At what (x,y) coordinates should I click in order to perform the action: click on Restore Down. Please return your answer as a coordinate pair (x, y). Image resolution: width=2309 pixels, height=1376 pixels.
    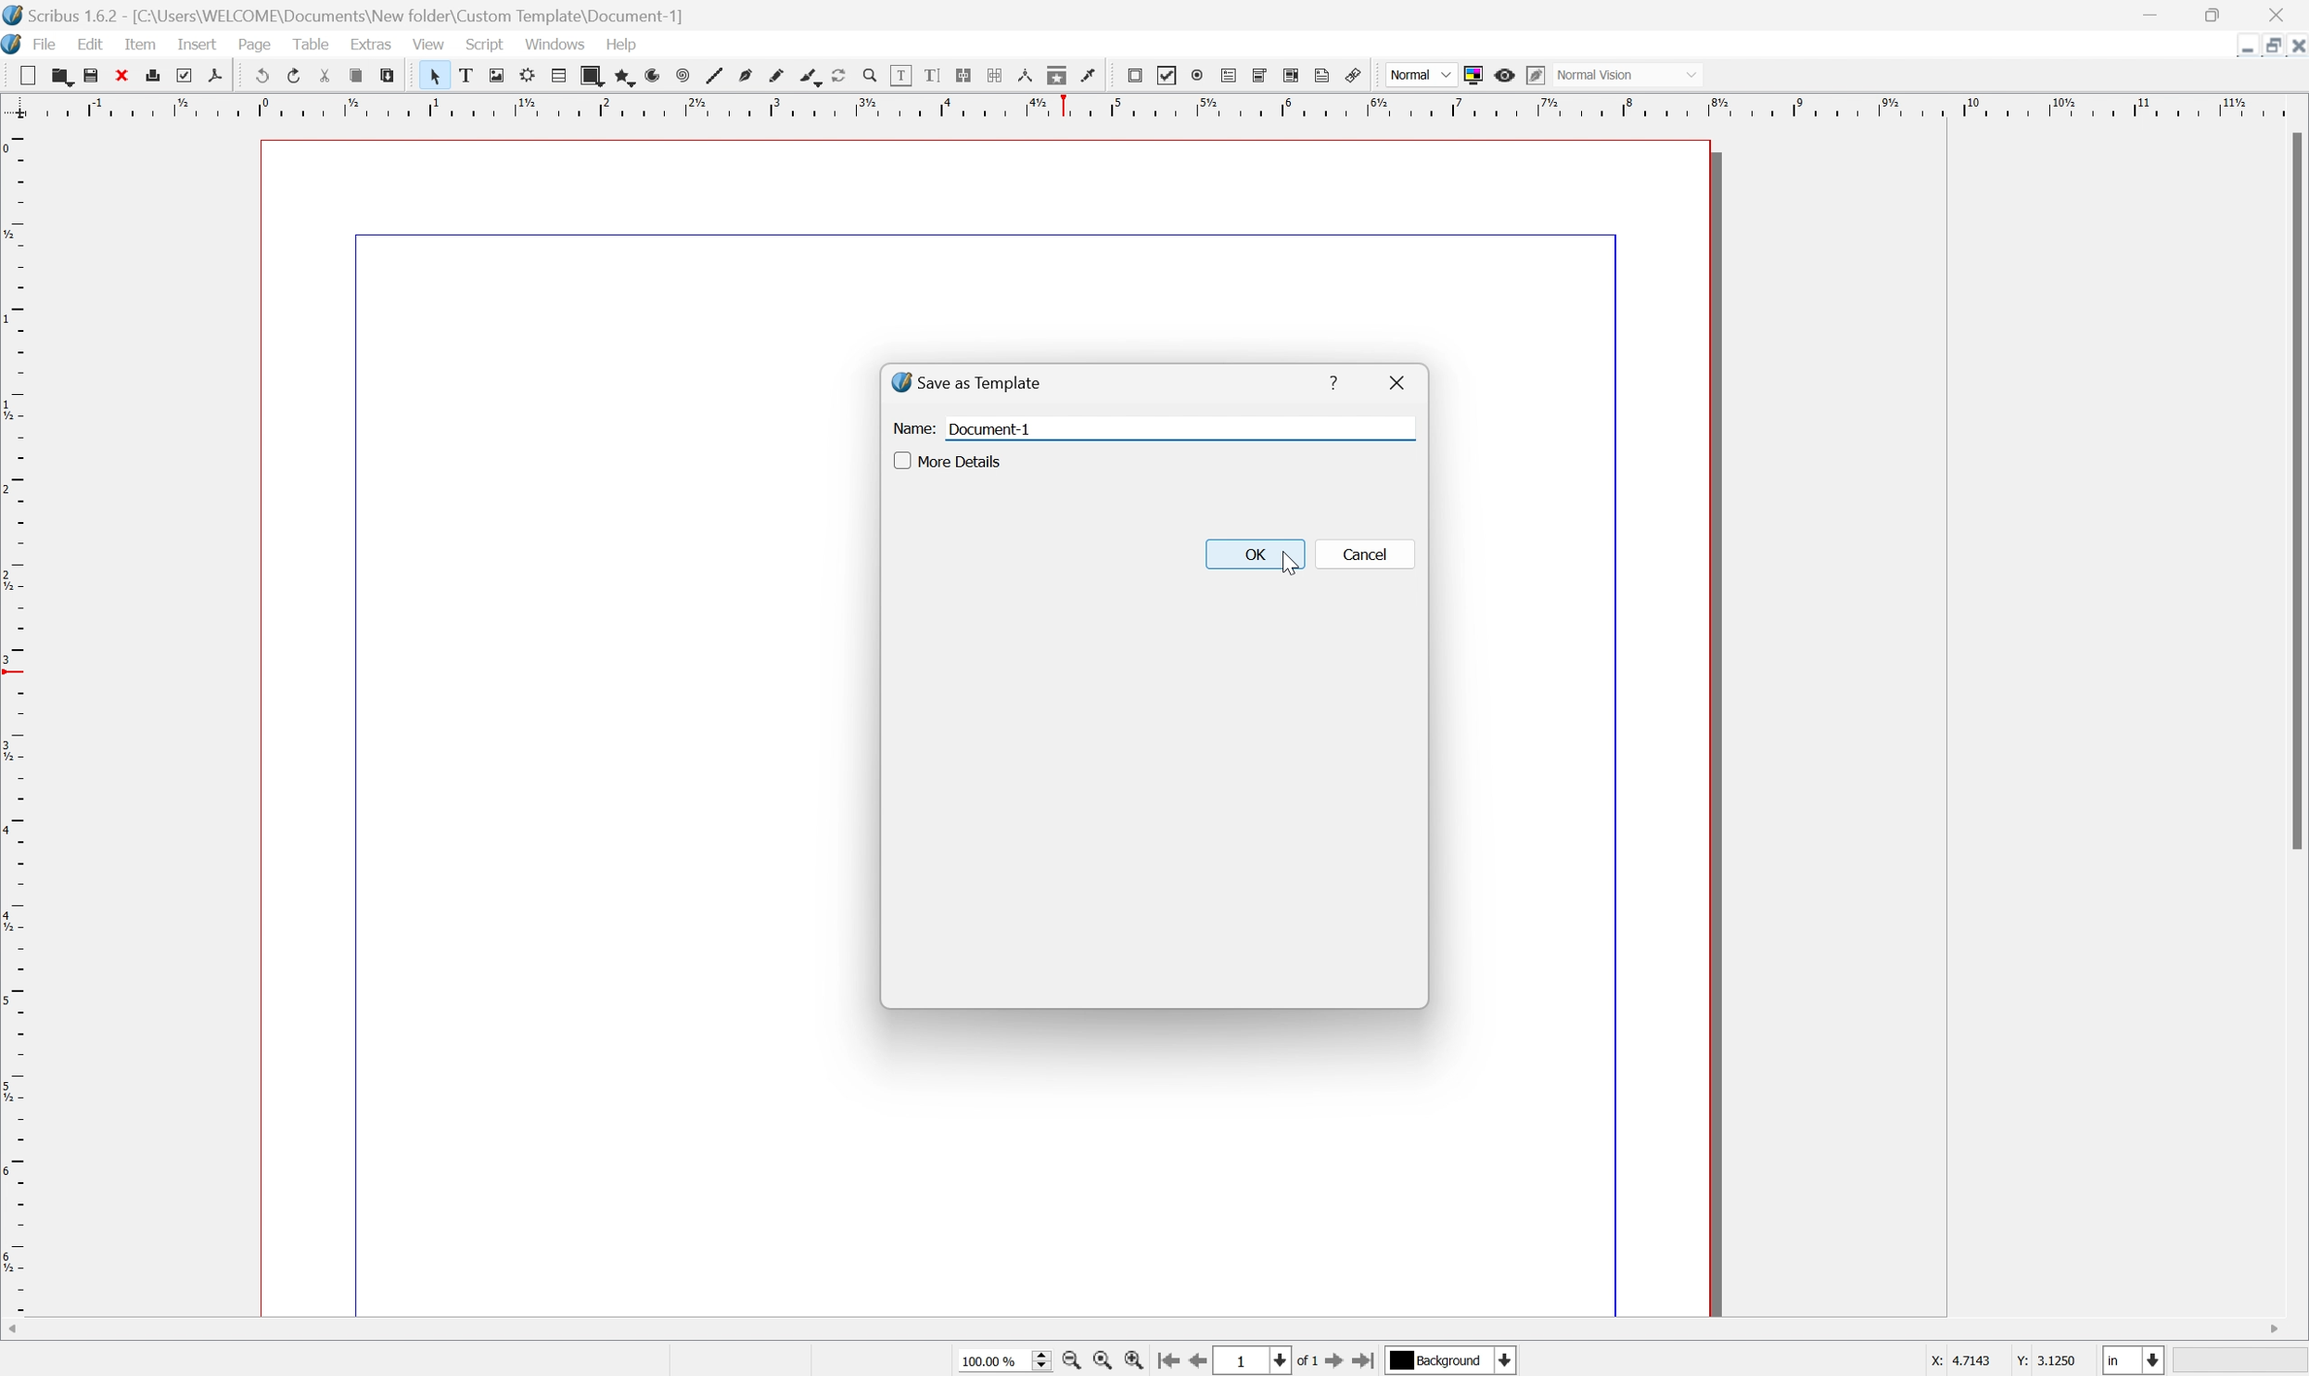
    Looking at the image, I should click on (2270, 47).